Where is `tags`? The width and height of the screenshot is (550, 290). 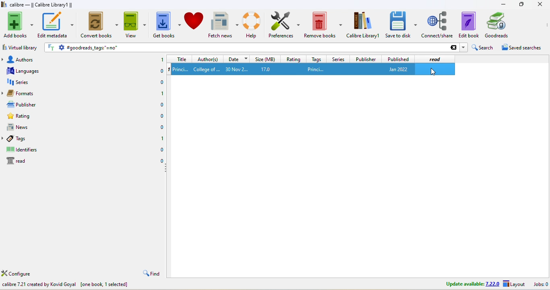
tags is located at coordinates (317, 59).